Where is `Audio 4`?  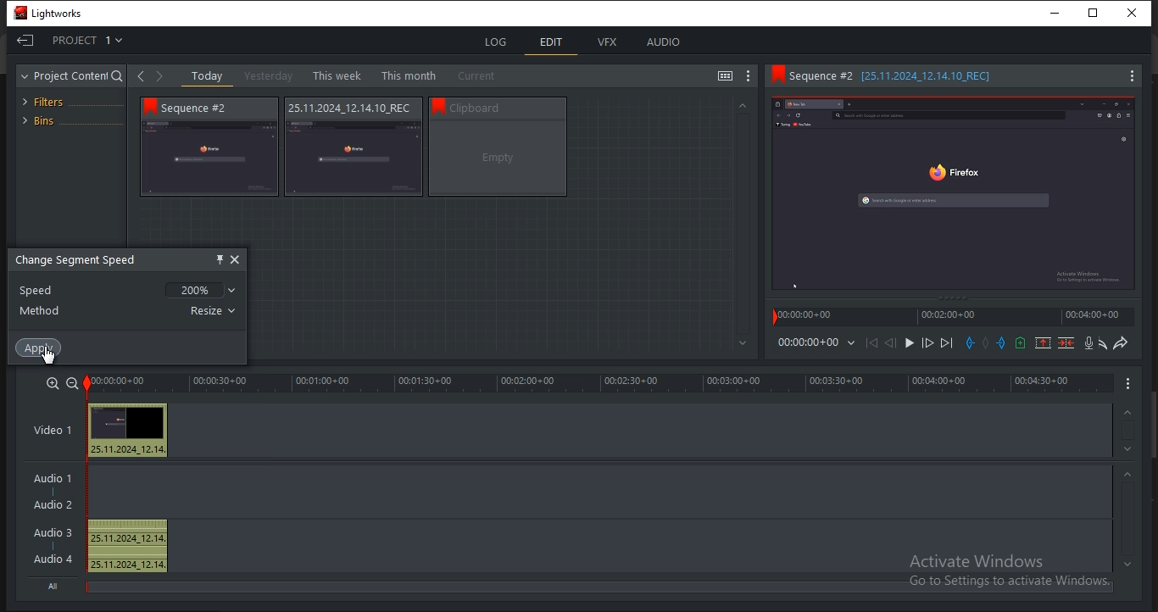
Audio 4 is located at coordinates (55, 559).